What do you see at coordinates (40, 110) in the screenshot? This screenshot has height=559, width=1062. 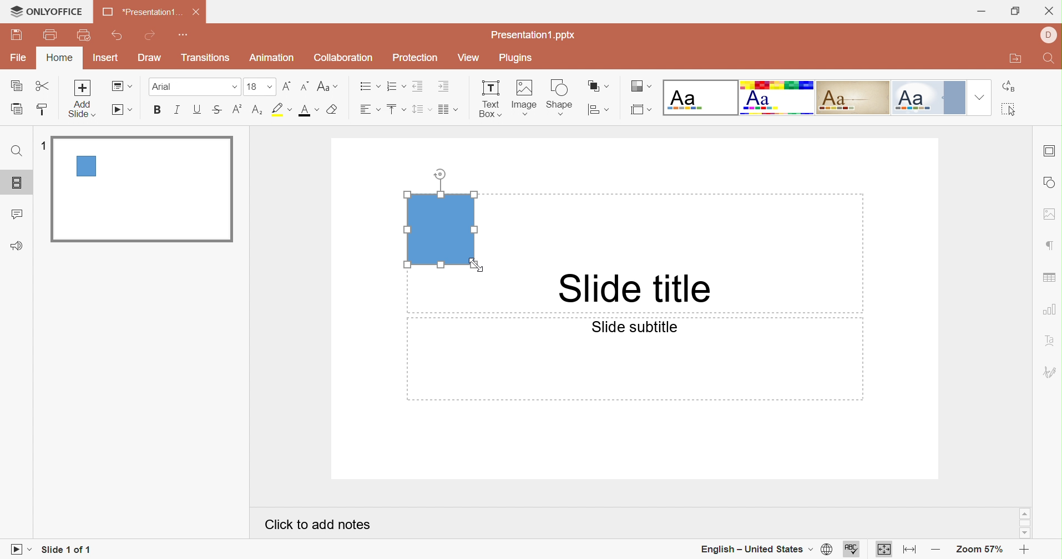 I see `Copy style` at bounding box center [40, 110].